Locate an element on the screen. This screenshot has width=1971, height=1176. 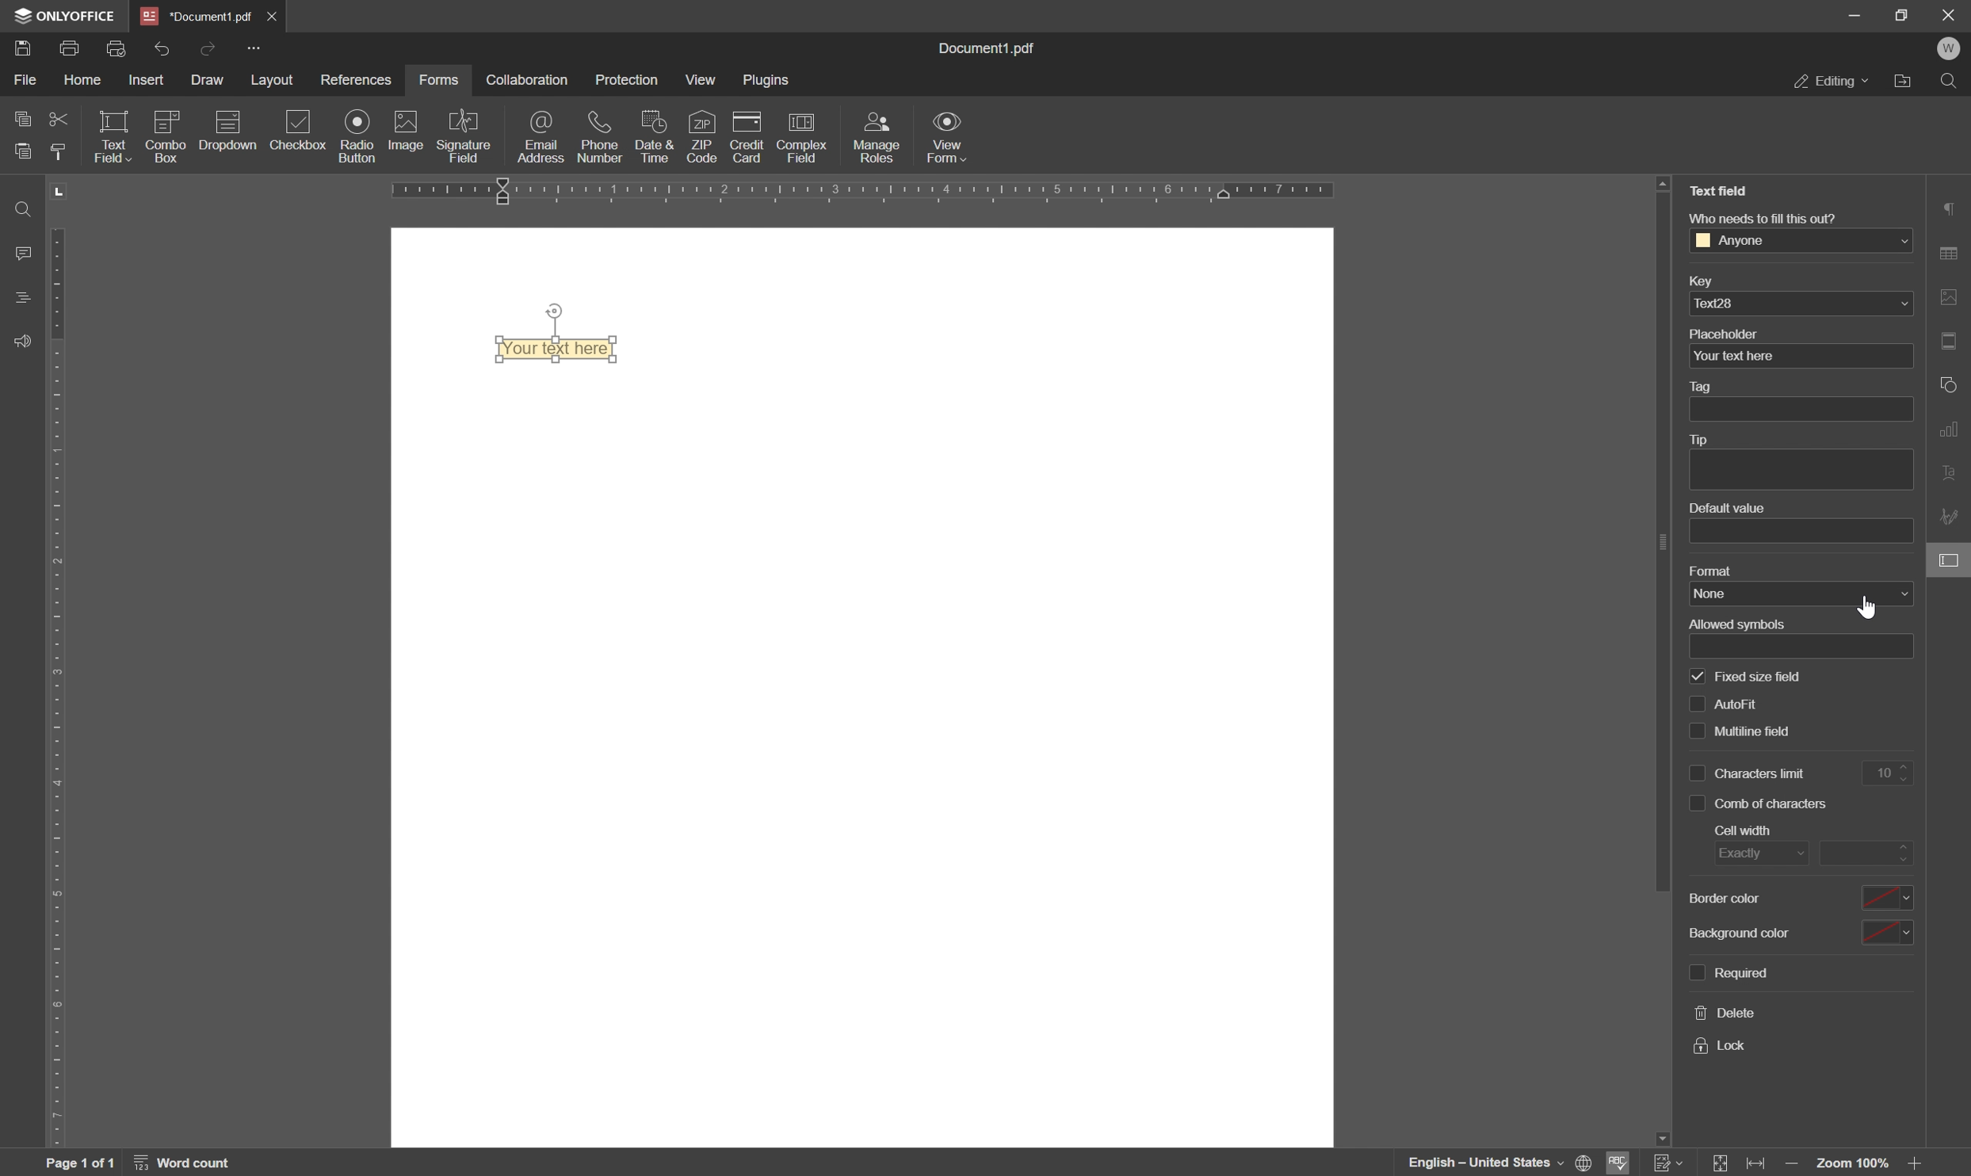
border color is located at coordinates (1727, 900).